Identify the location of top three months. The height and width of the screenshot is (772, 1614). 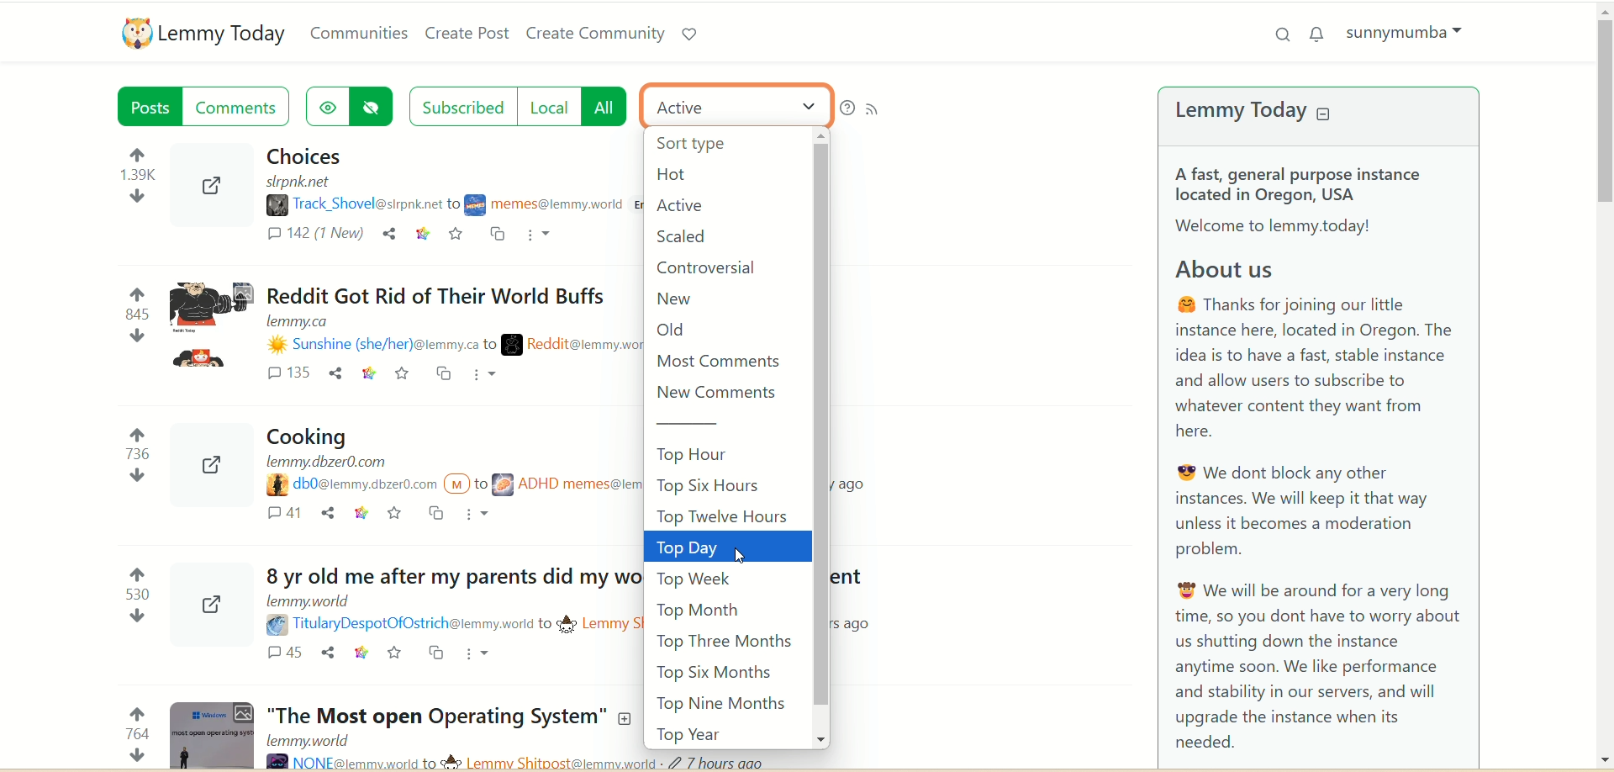
(724, 642).